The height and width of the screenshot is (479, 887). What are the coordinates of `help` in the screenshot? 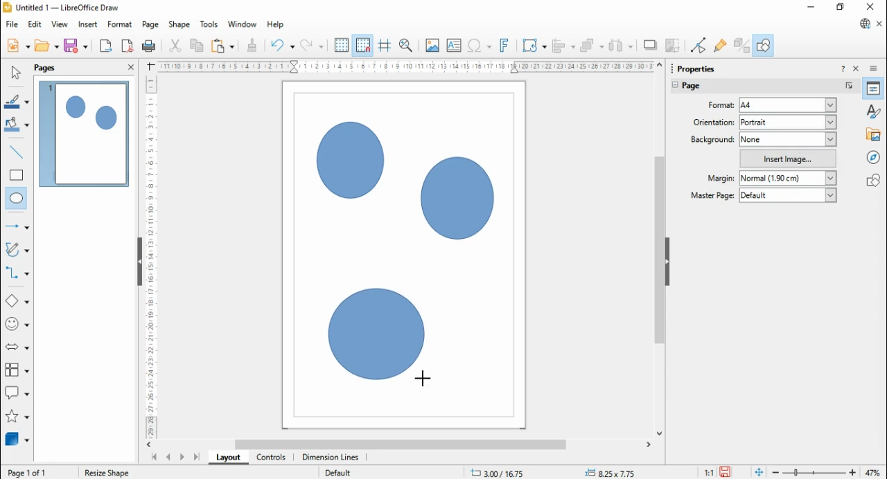 It's located at (276, 25).